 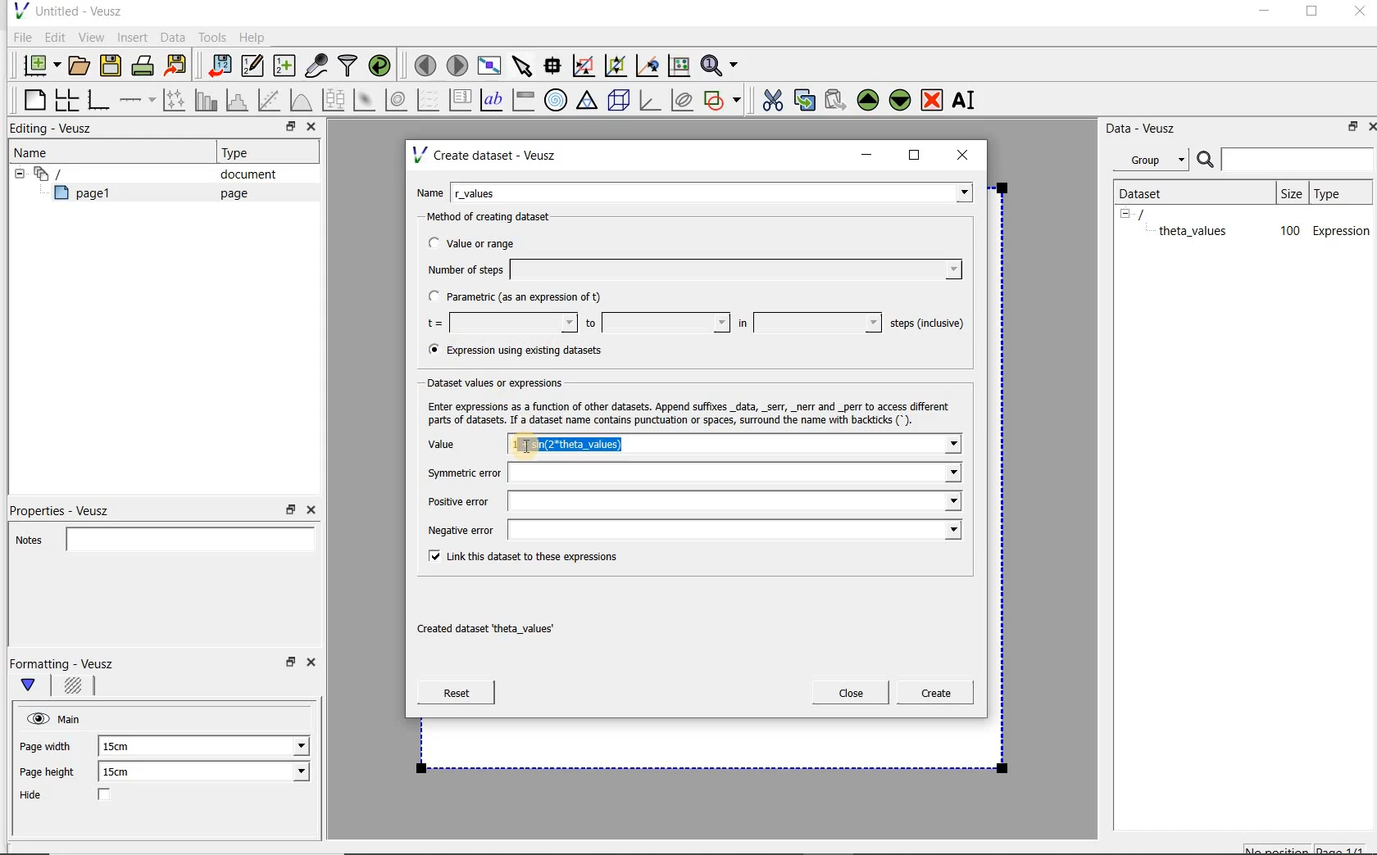 I want to click on page1, so click(x=89, y=196).